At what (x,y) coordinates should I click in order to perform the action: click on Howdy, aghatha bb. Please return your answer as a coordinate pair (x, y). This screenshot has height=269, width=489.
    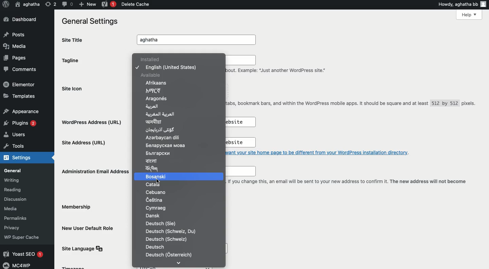
    Looking at the image, I should click on (462, 4).